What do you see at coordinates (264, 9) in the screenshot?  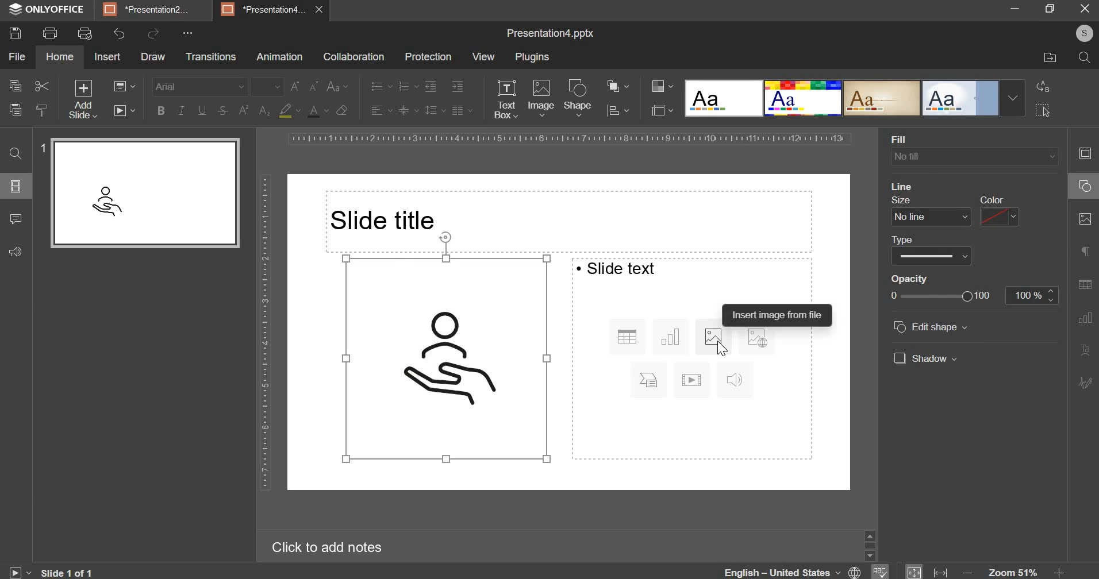 I see `presentation4...` at bounding box center [264, 9].